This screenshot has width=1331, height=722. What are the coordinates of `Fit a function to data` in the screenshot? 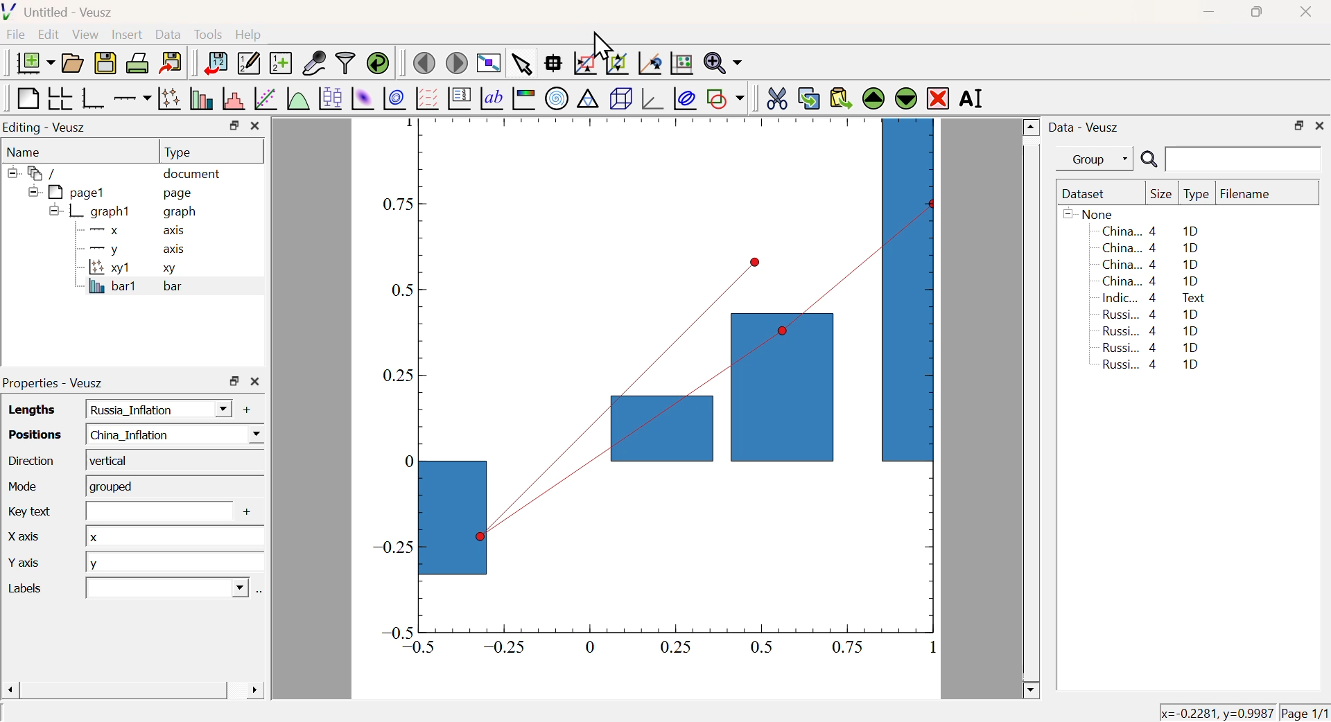 It's located at (266, 100).